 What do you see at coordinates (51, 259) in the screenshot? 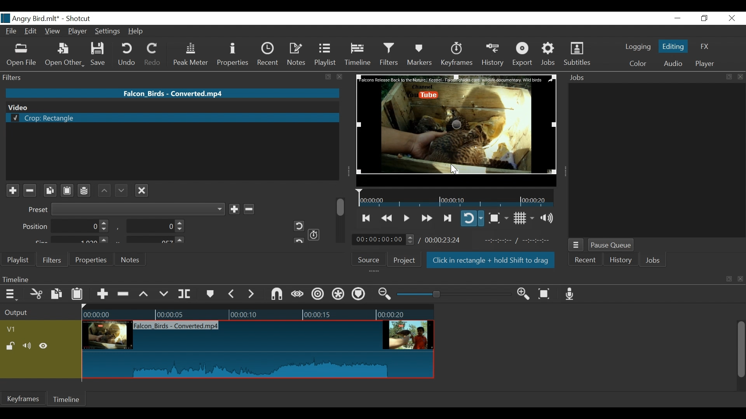
I see `Filters` at bounding box center [51, 259].